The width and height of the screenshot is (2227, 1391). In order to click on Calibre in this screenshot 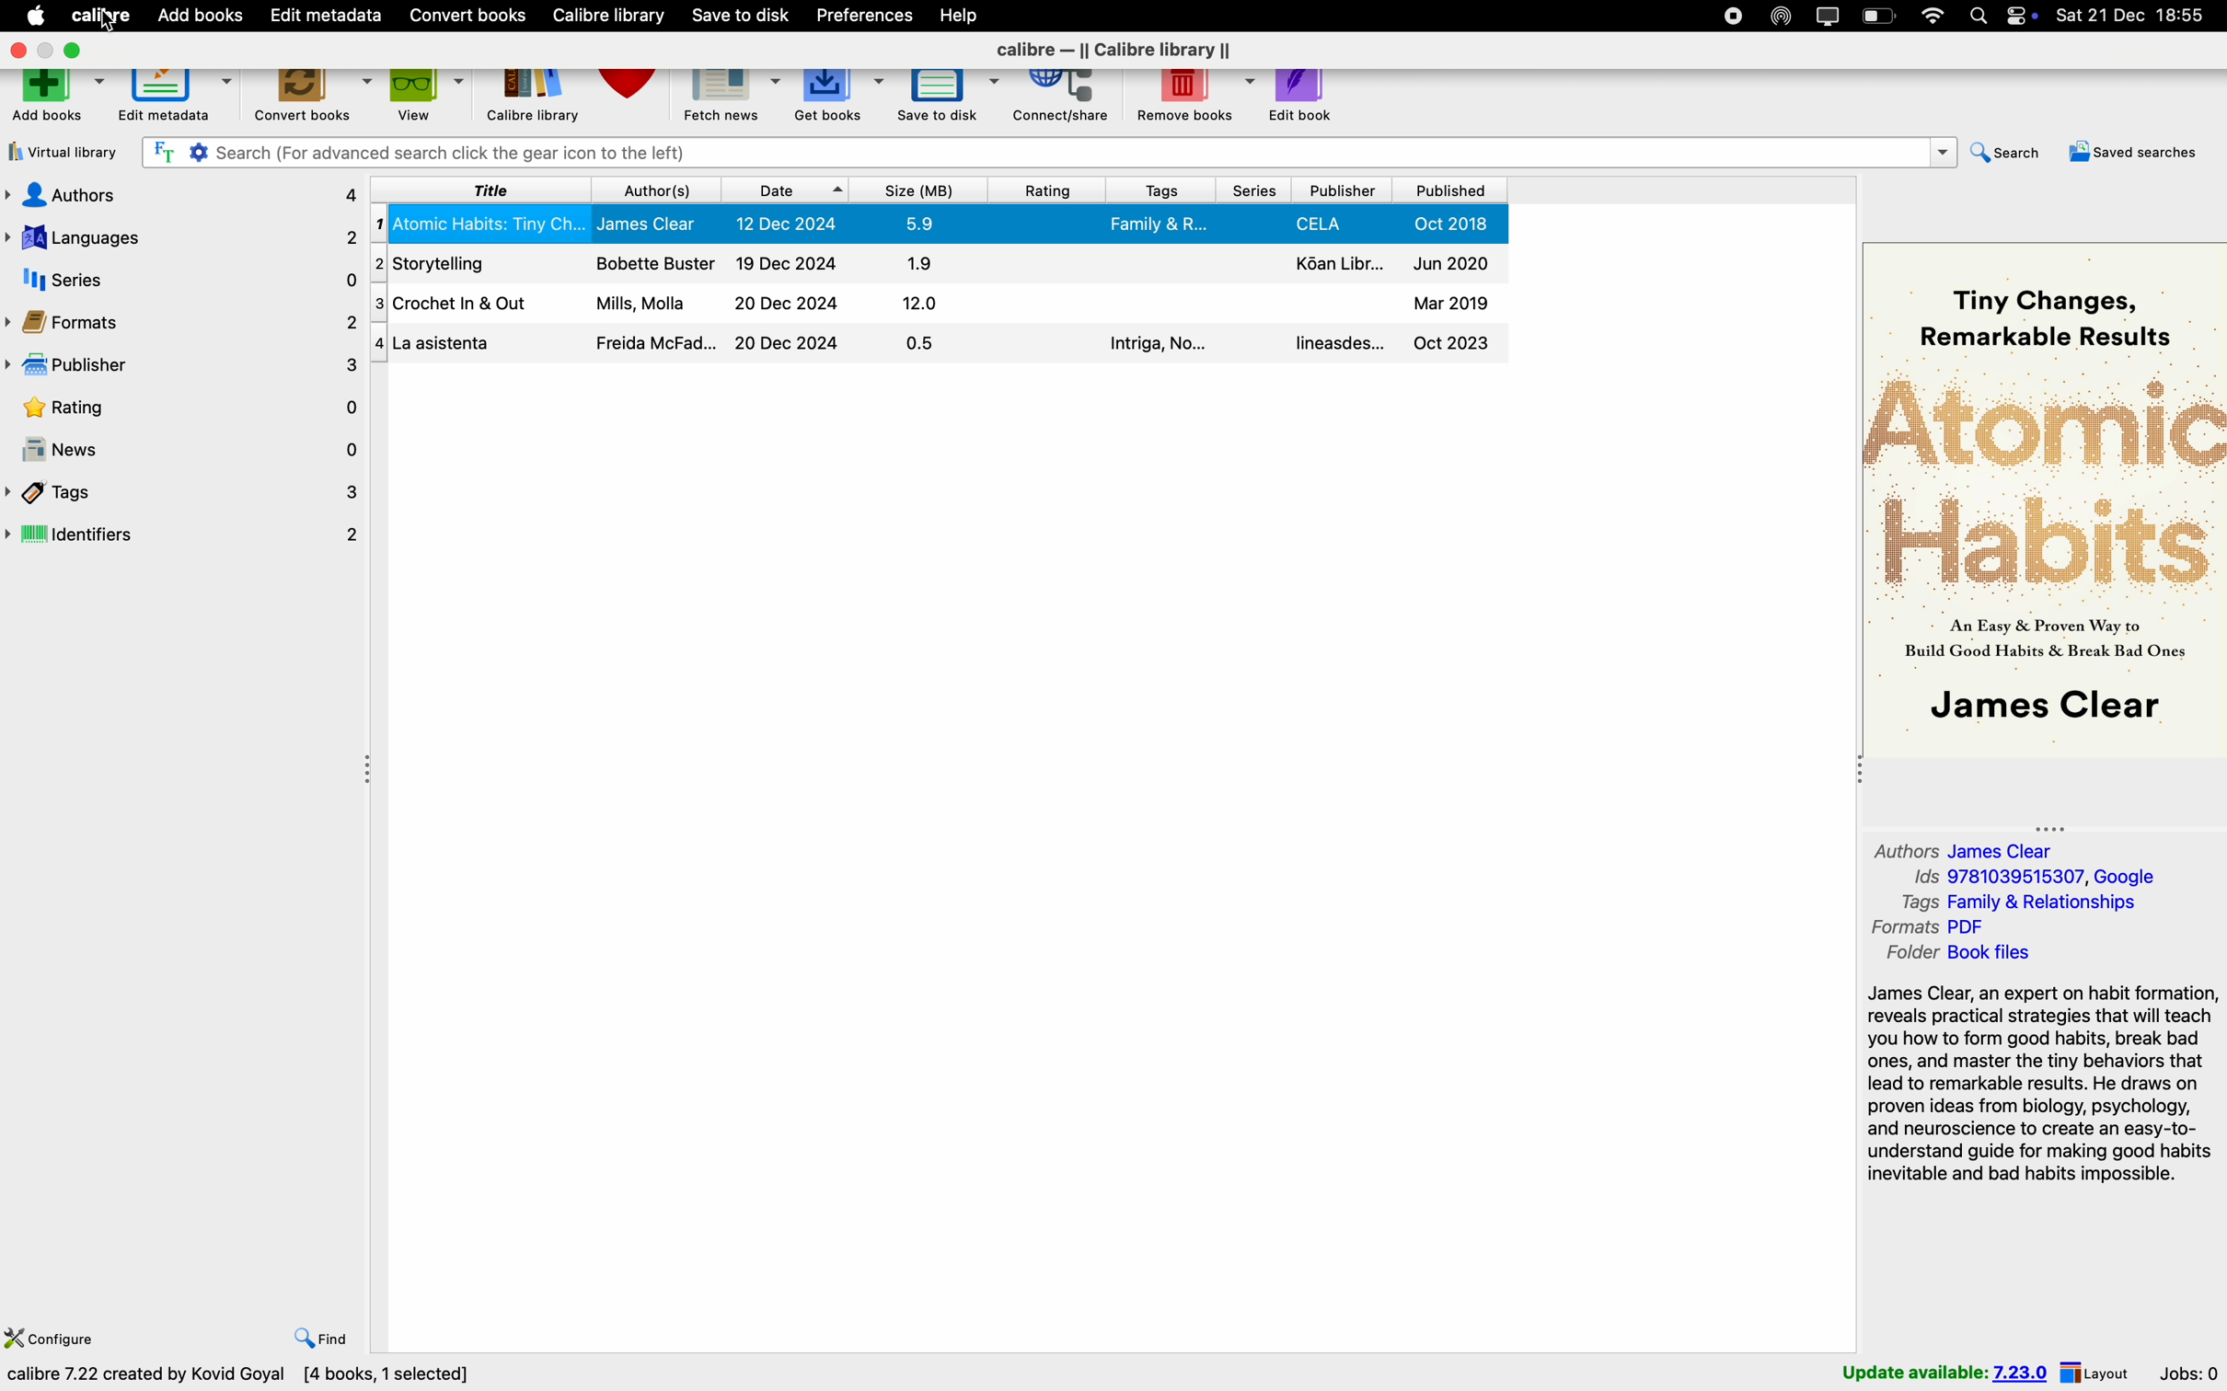, I will do `click(84, 14)`.